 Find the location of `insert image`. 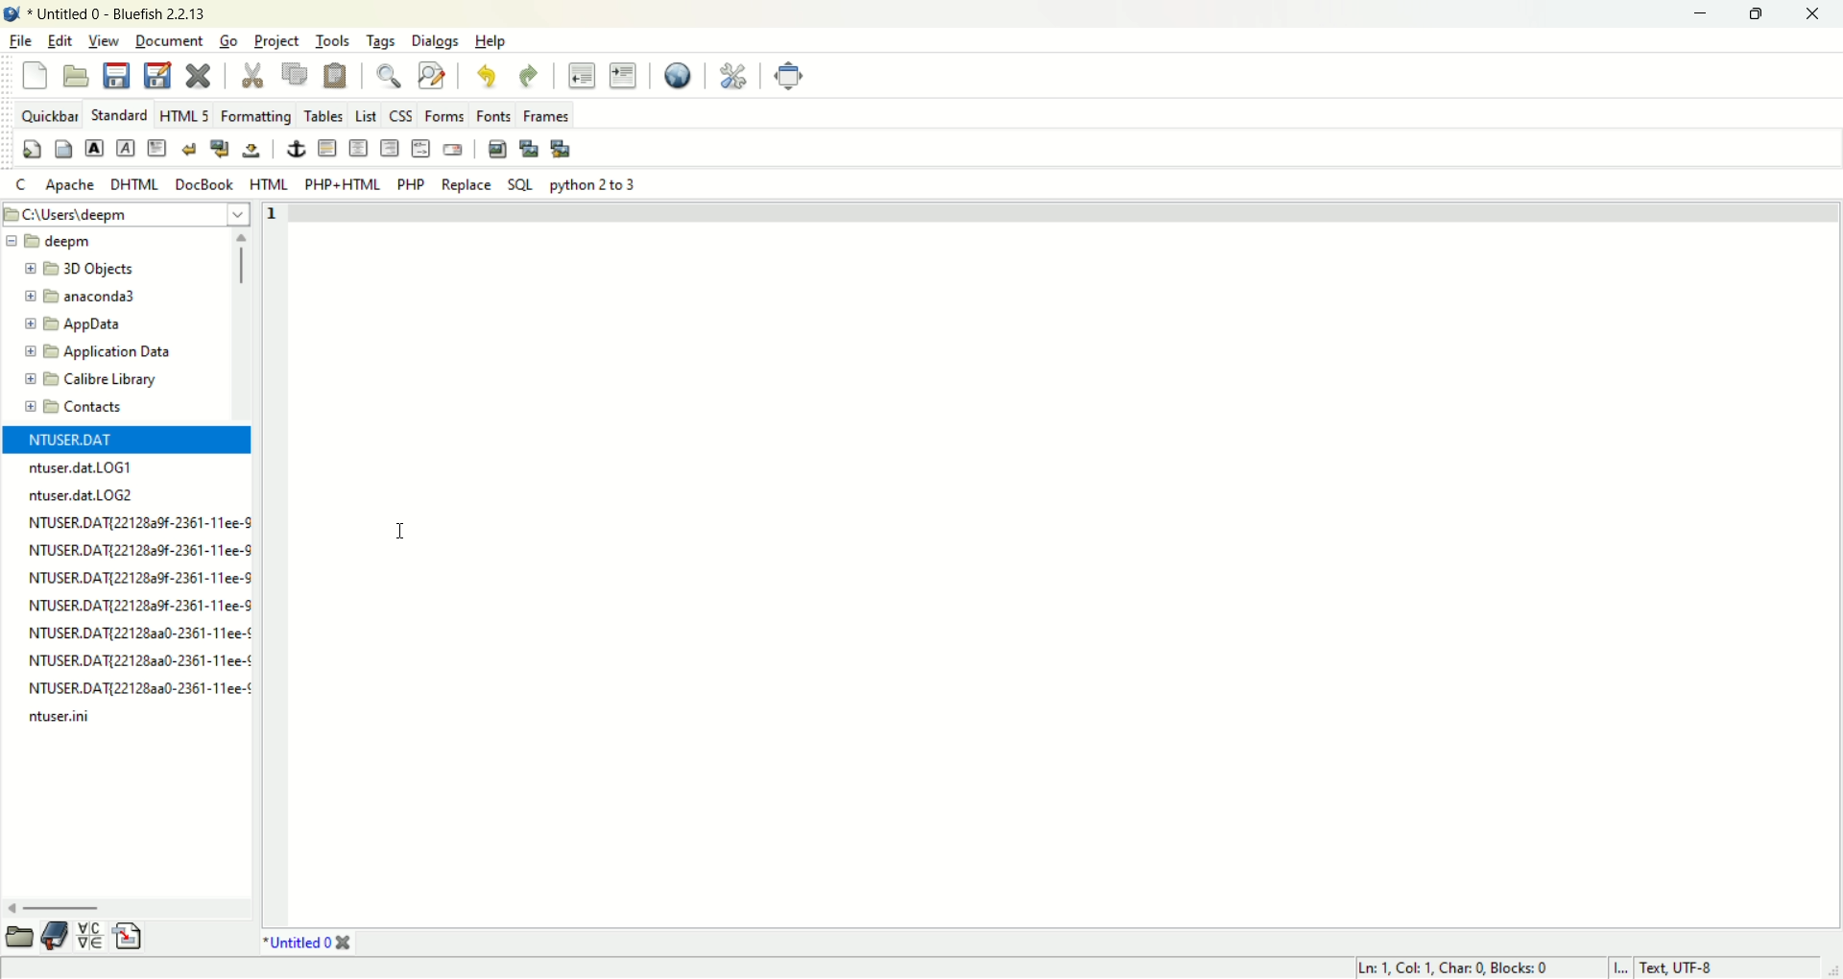

insert image is located at coordinates (497, 151).